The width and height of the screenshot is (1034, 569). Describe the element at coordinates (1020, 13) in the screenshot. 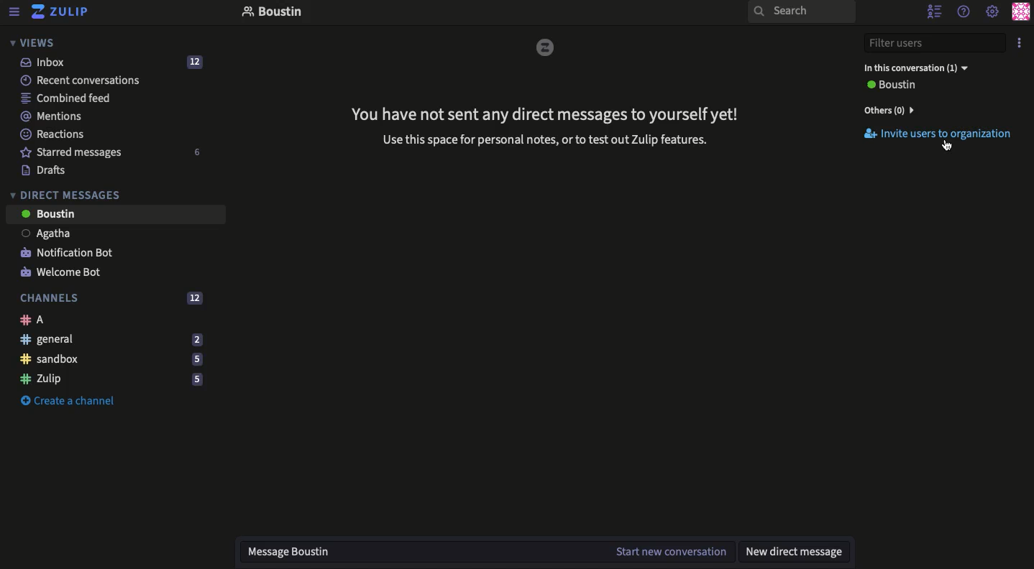

I see `Profile` at that location.